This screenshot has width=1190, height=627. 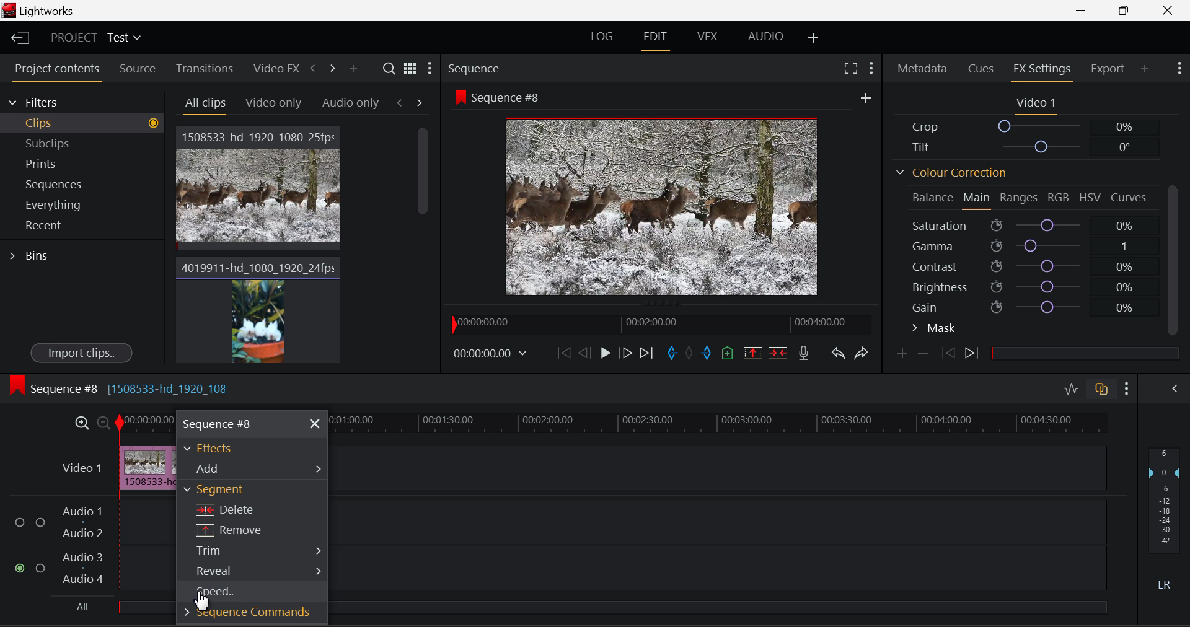 I want to click on Balance, so click(x=930, y=198).